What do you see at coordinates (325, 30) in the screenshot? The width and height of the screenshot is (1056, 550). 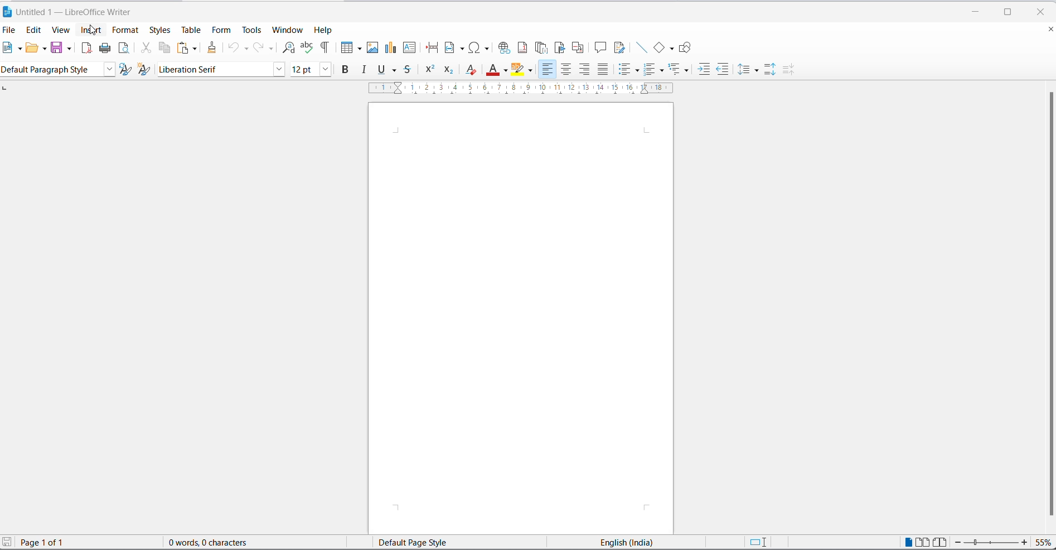 I see `help` at bounding box center [325, 30].